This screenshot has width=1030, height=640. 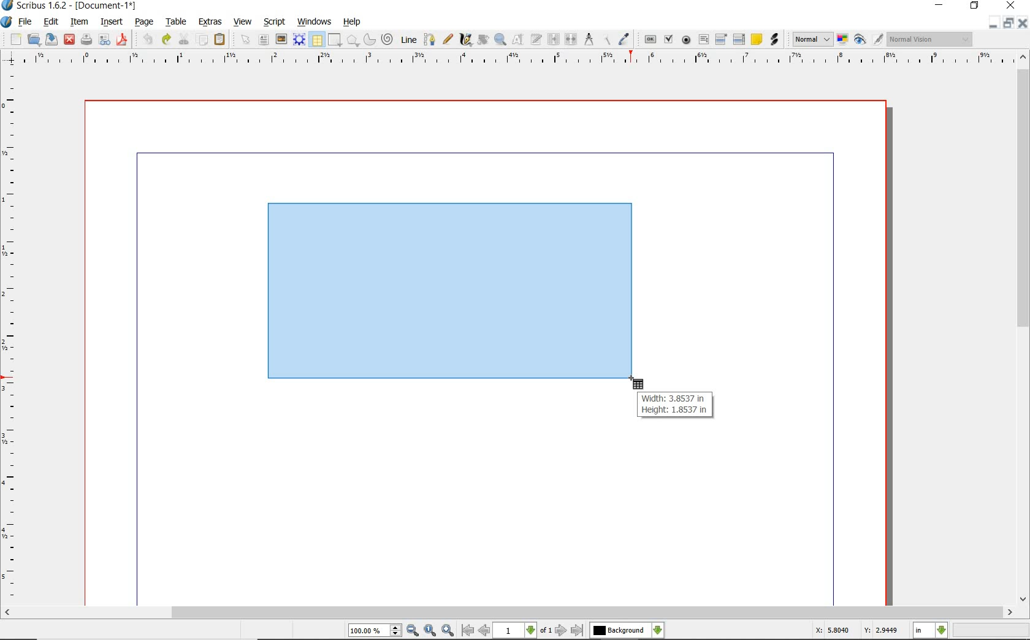 What do you see at coordinates (375, 631) in the screenshot?
I see `select current zoom level` at bounding box center [375, 631].